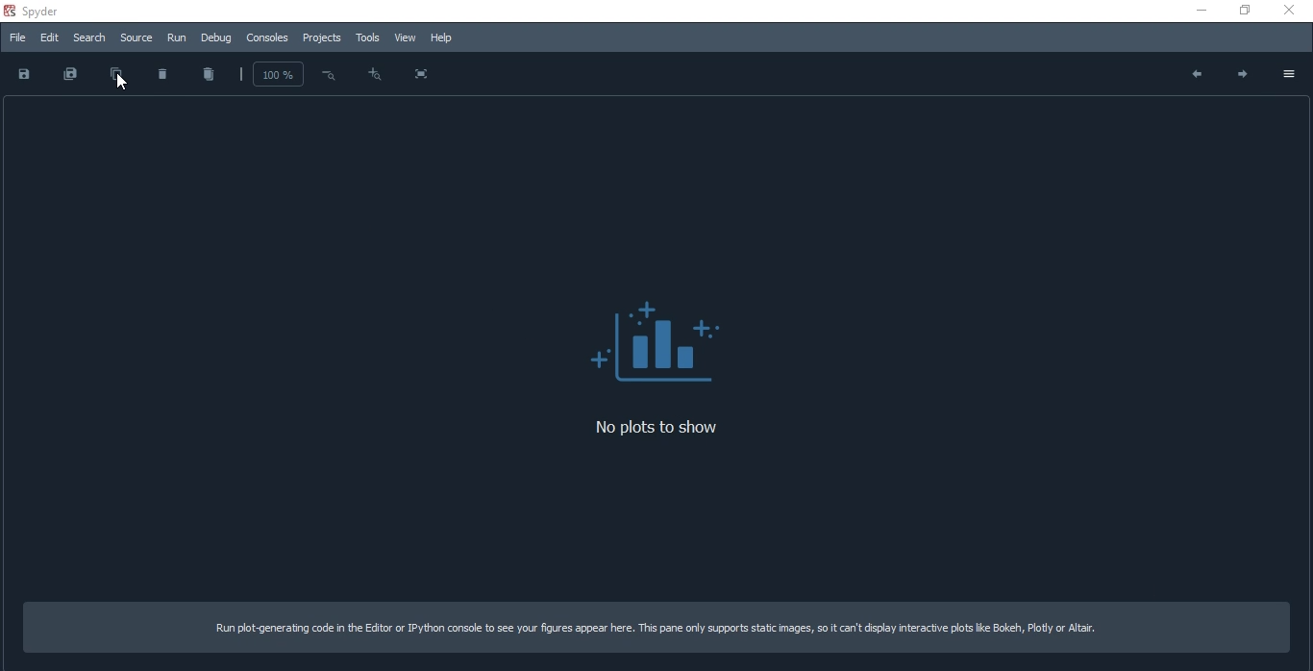 The height and width of the screenshot is (671, 1313). I want to click on Debug, so click(215, 39).